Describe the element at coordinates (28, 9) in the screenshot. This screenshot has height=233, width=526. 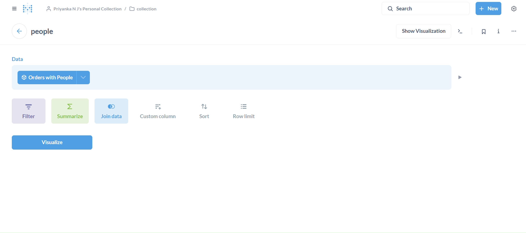
I see `logo` at that location.